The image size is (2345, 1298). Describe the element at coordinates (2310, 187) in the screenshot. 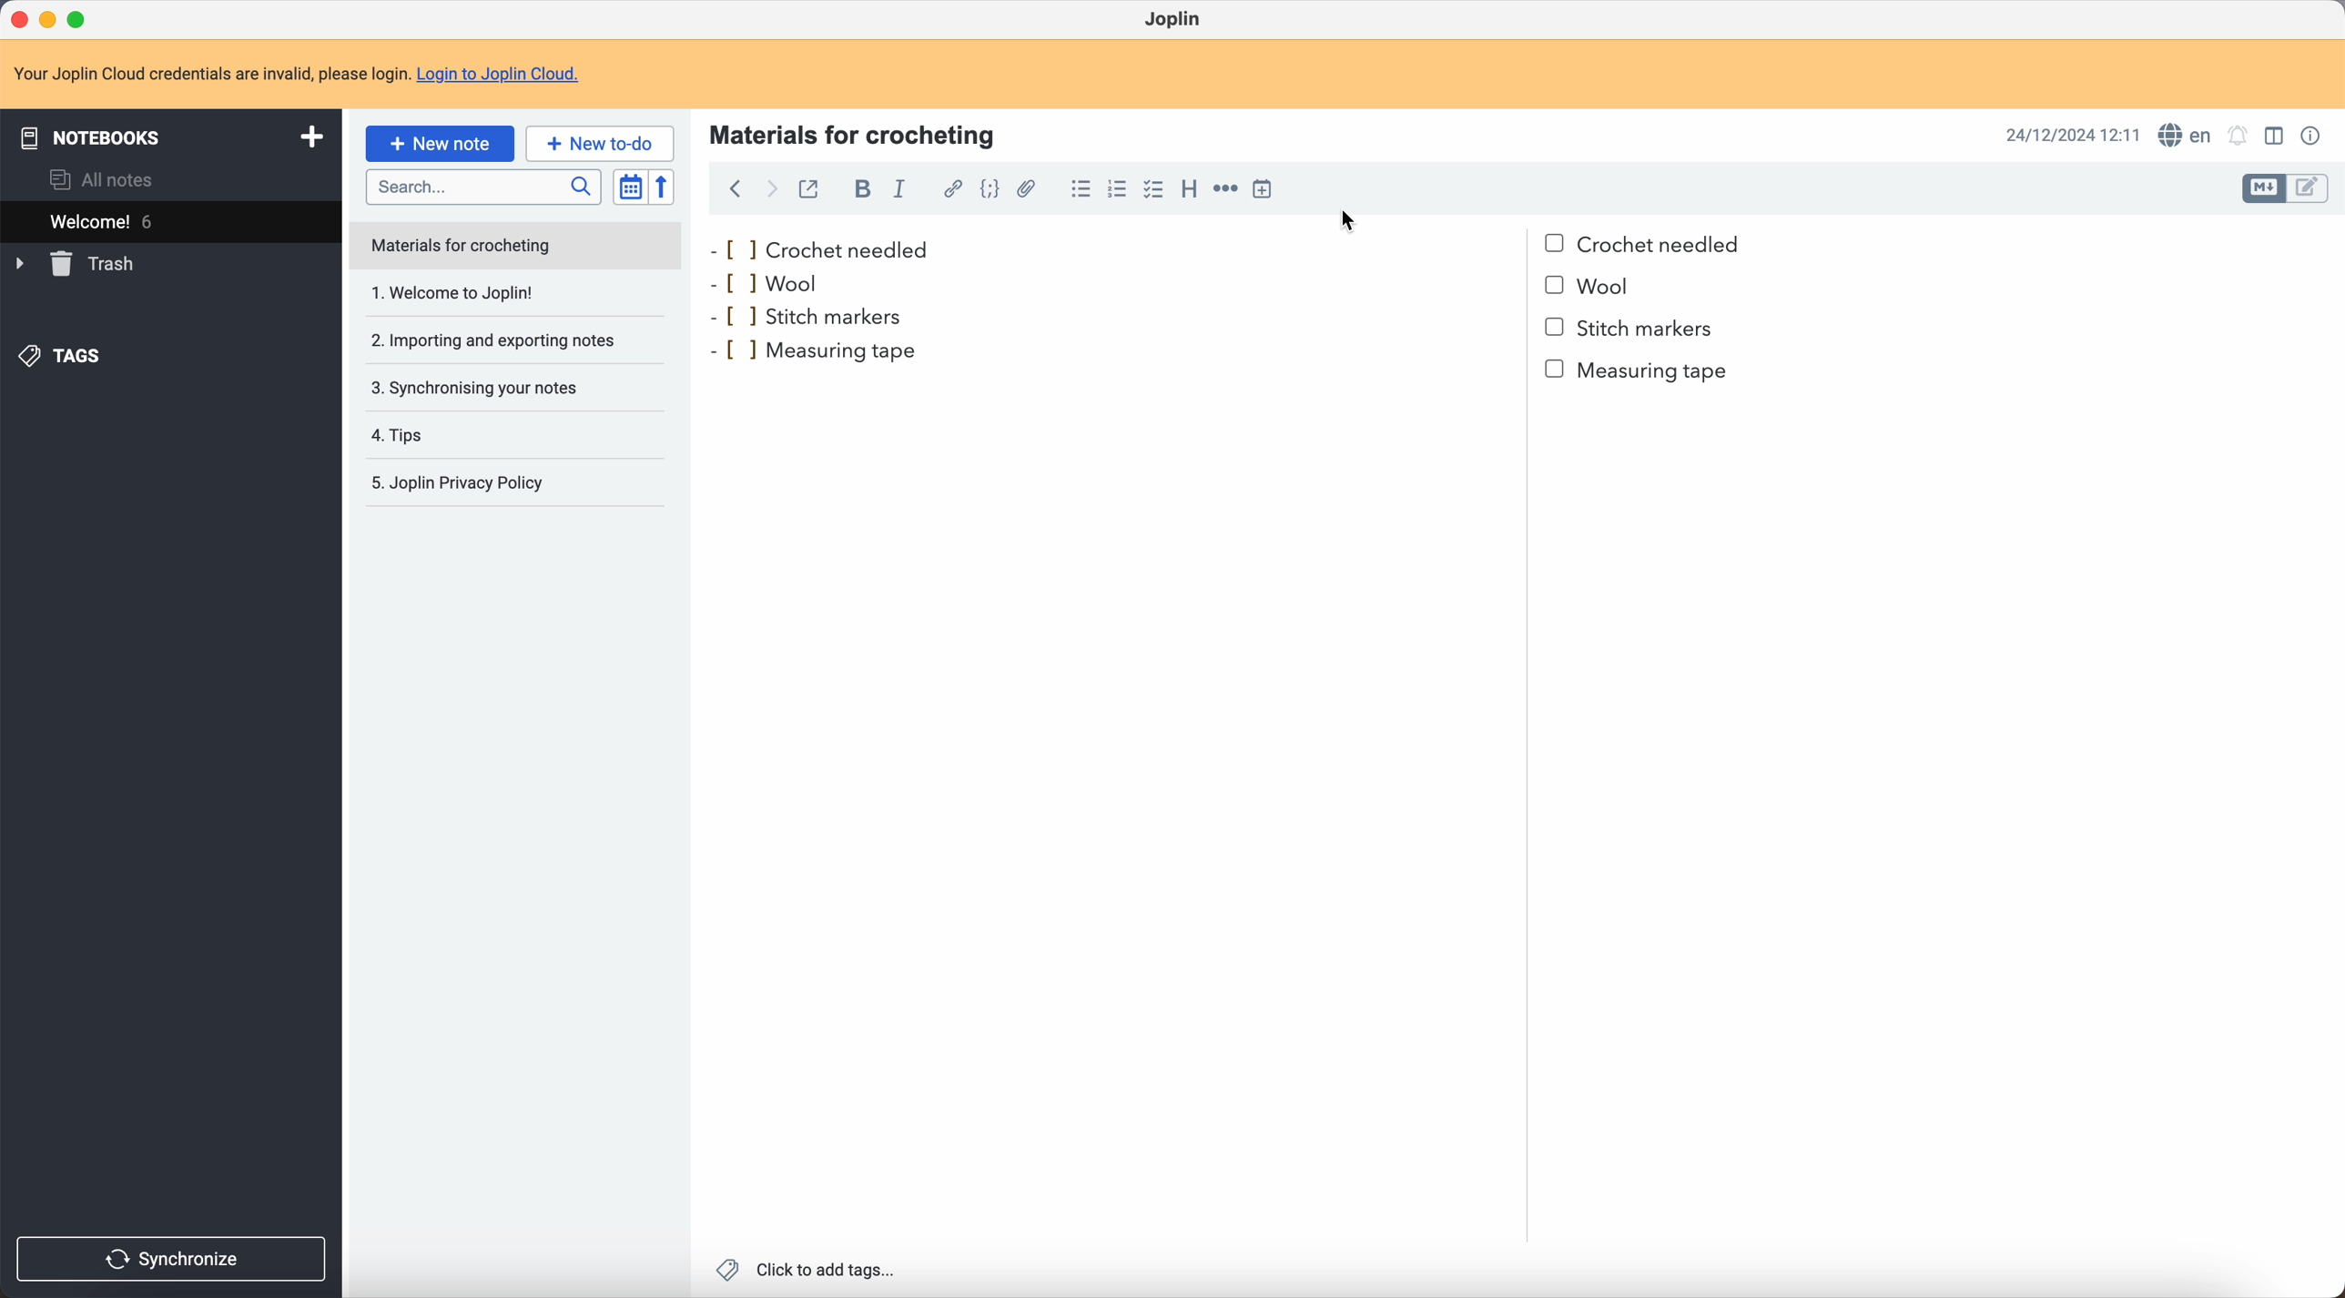

I see `toggle edit layout` at that location.